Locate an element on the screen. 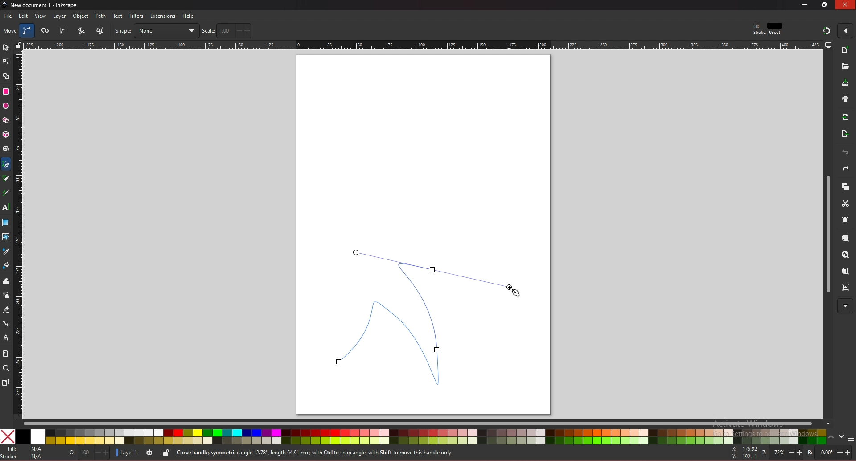 This screenshot has width=856, height=461. title is located at coordinates (41, 4).